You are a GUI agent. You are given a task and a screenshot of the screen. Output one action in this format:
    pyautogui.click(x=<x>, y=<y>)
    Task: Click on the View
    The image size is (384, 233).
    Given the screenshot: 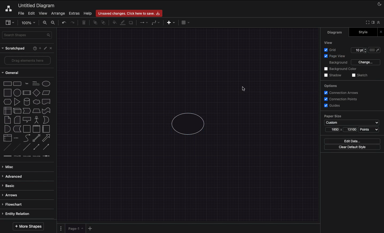 What is the action you would take?
    pyautogui.click(x=329, y=42)
    